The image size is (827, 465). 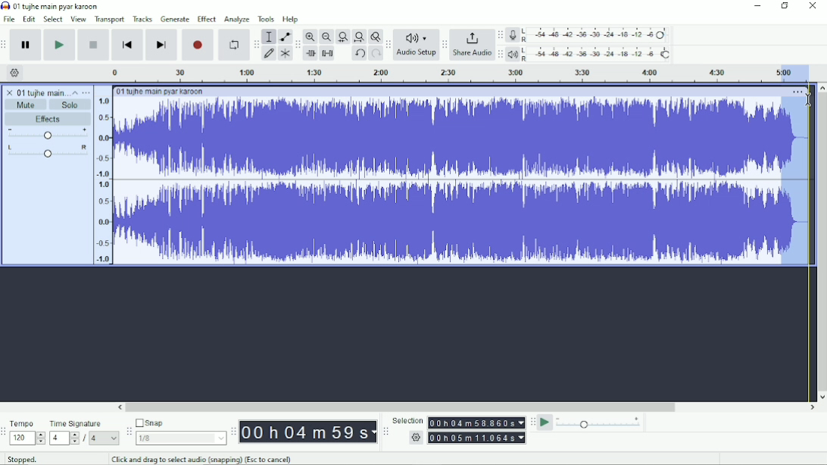 What do you see at coordinates (234, 432) in the screenshot?
I see `Audacity time toolbar` at bounding box center [234, 432].